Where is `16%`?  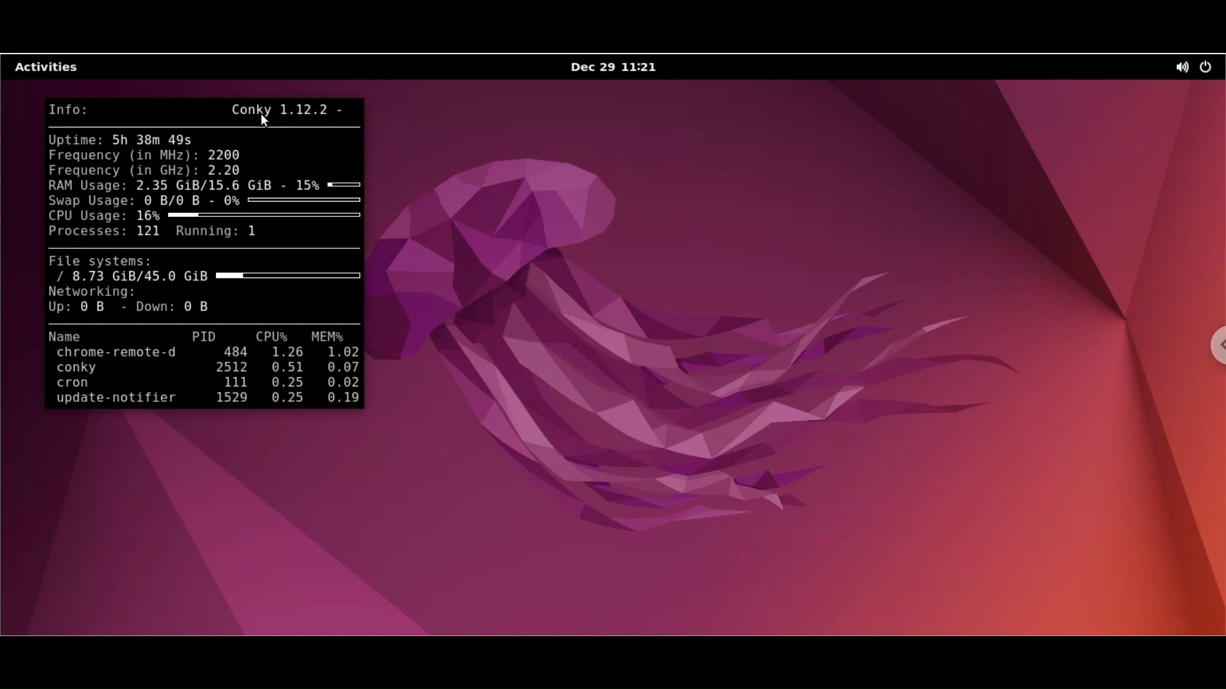
16% is located at coordinates (250, 216).